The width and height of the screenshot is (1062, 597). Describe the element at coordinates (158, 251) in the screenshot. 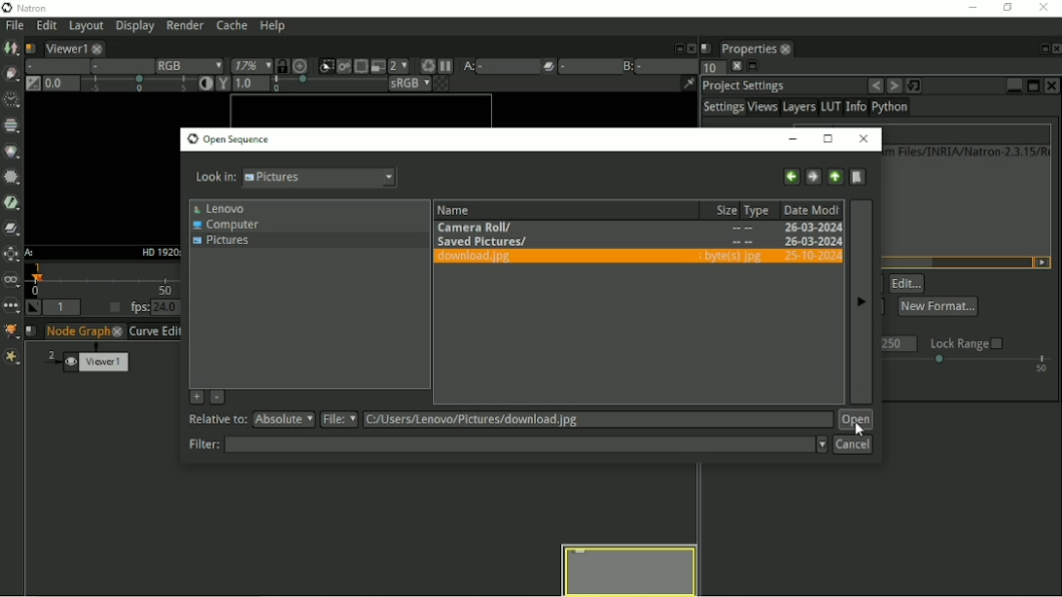

I see `HD` at that location.